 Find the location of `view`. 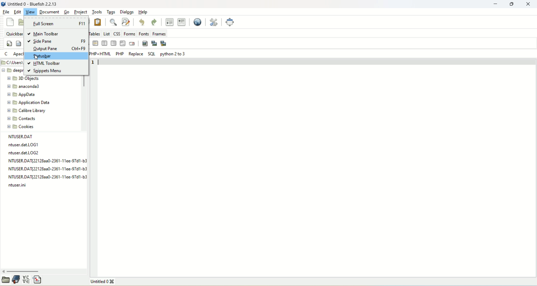

view is located at coordinates (30, 12).